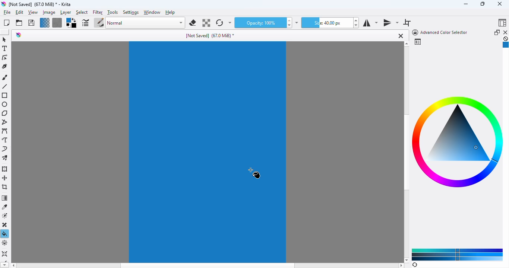 The image size is (509, 268). Describe the element at coordinates (5, 48) in the screenshot. I see `text tool` at that location.